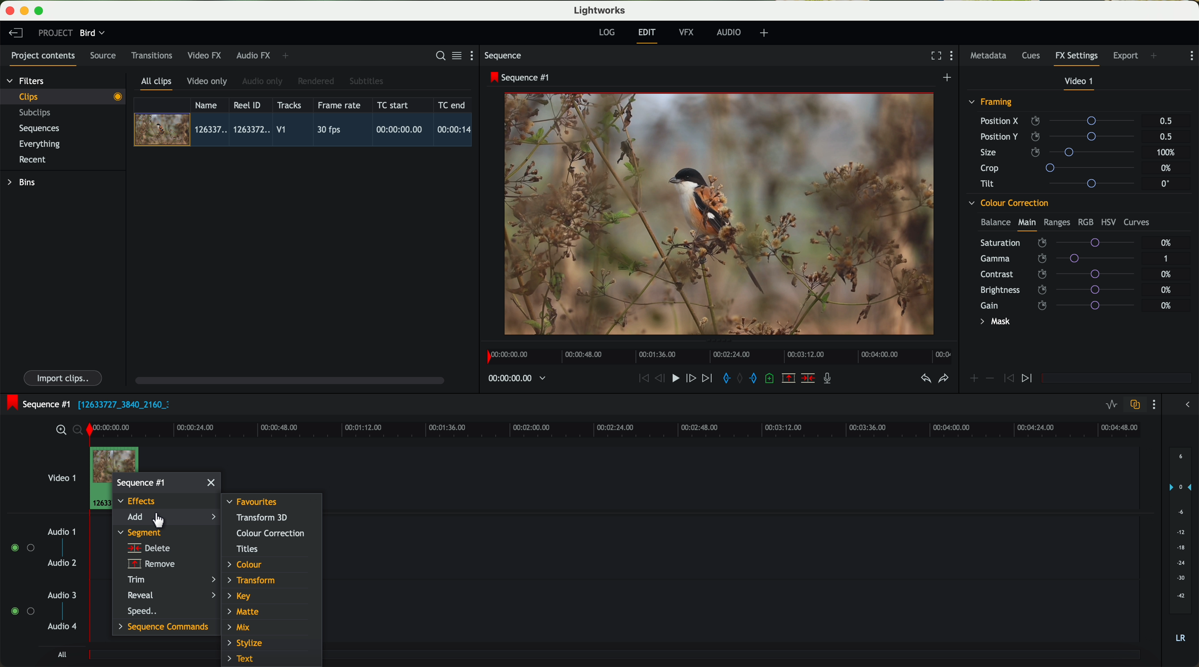 Image resolution: width=1199 pixels, height=667 pixels. What do you see at coordinates (1191, 56) in the screenshot?
I see `show settings menu` at bounding box center [1191, 56].